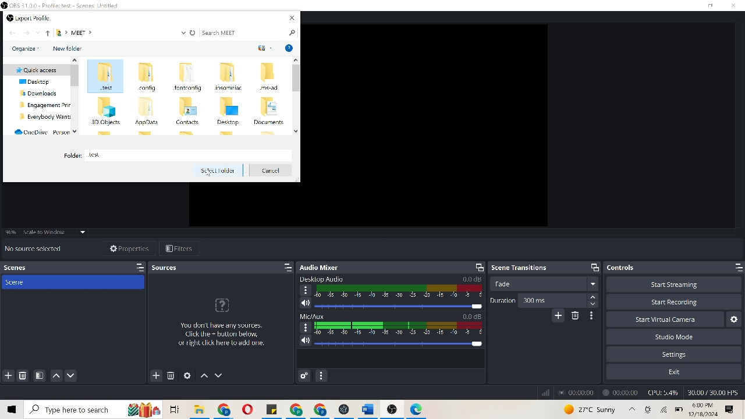 The image size is (745, 419). Describe the element at coordinates (23, 374) in the screenshot. I see `remove` at that location.